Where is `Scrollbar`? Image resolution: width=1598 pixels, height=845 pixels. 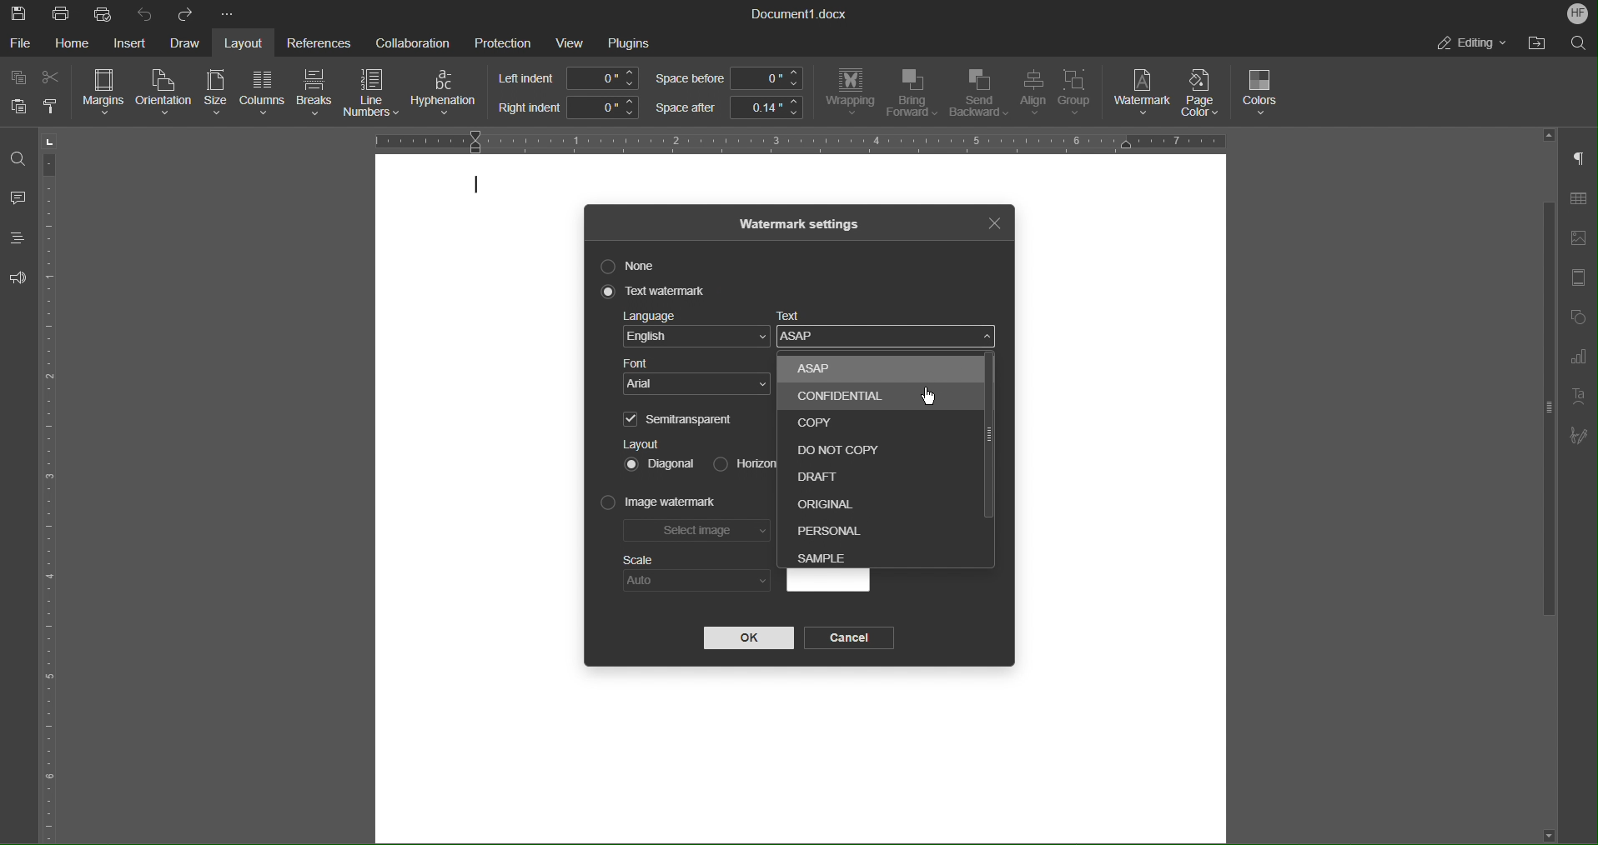
Scrollbar is located at coordinates (986, 435).